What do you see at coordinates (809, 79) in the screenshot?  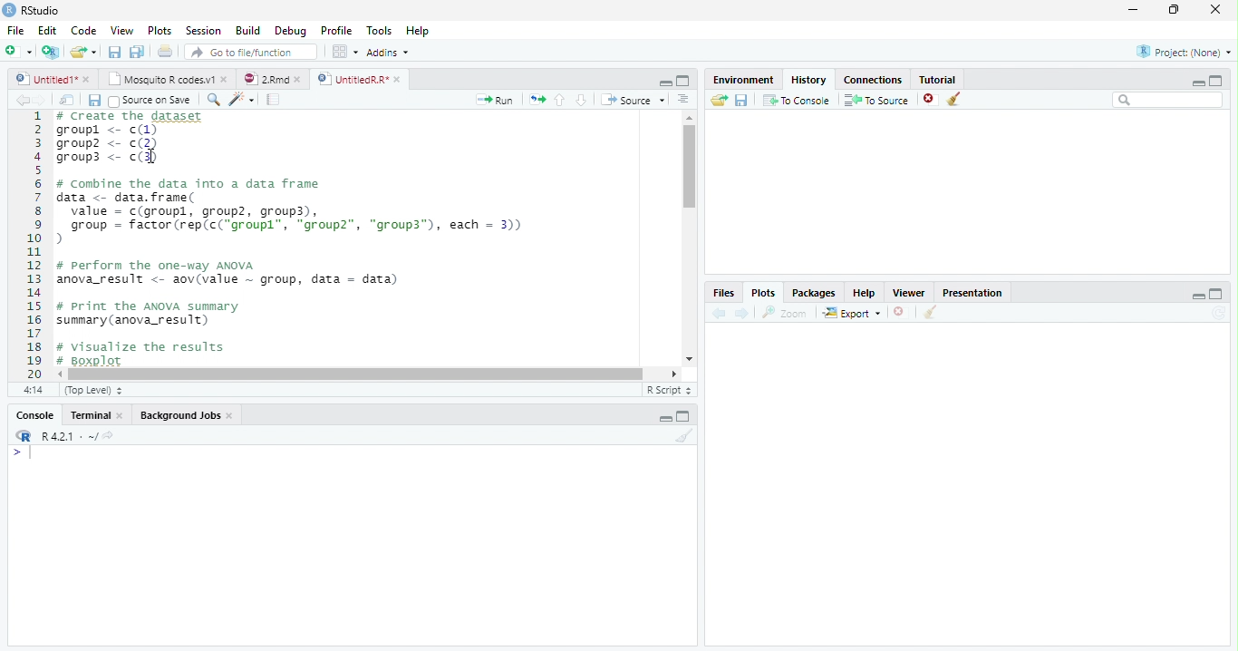 I see `History` at bounding box center [809, 79].